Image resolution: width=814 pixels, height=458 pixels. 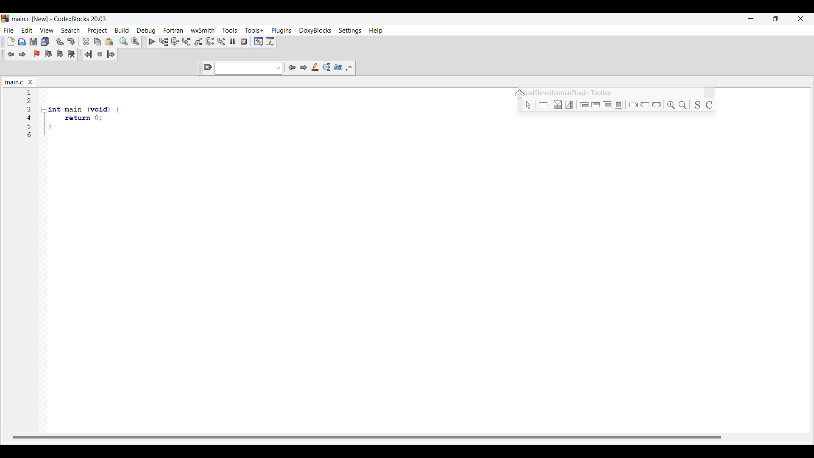 I want to click on , so click(x=608, y=105).